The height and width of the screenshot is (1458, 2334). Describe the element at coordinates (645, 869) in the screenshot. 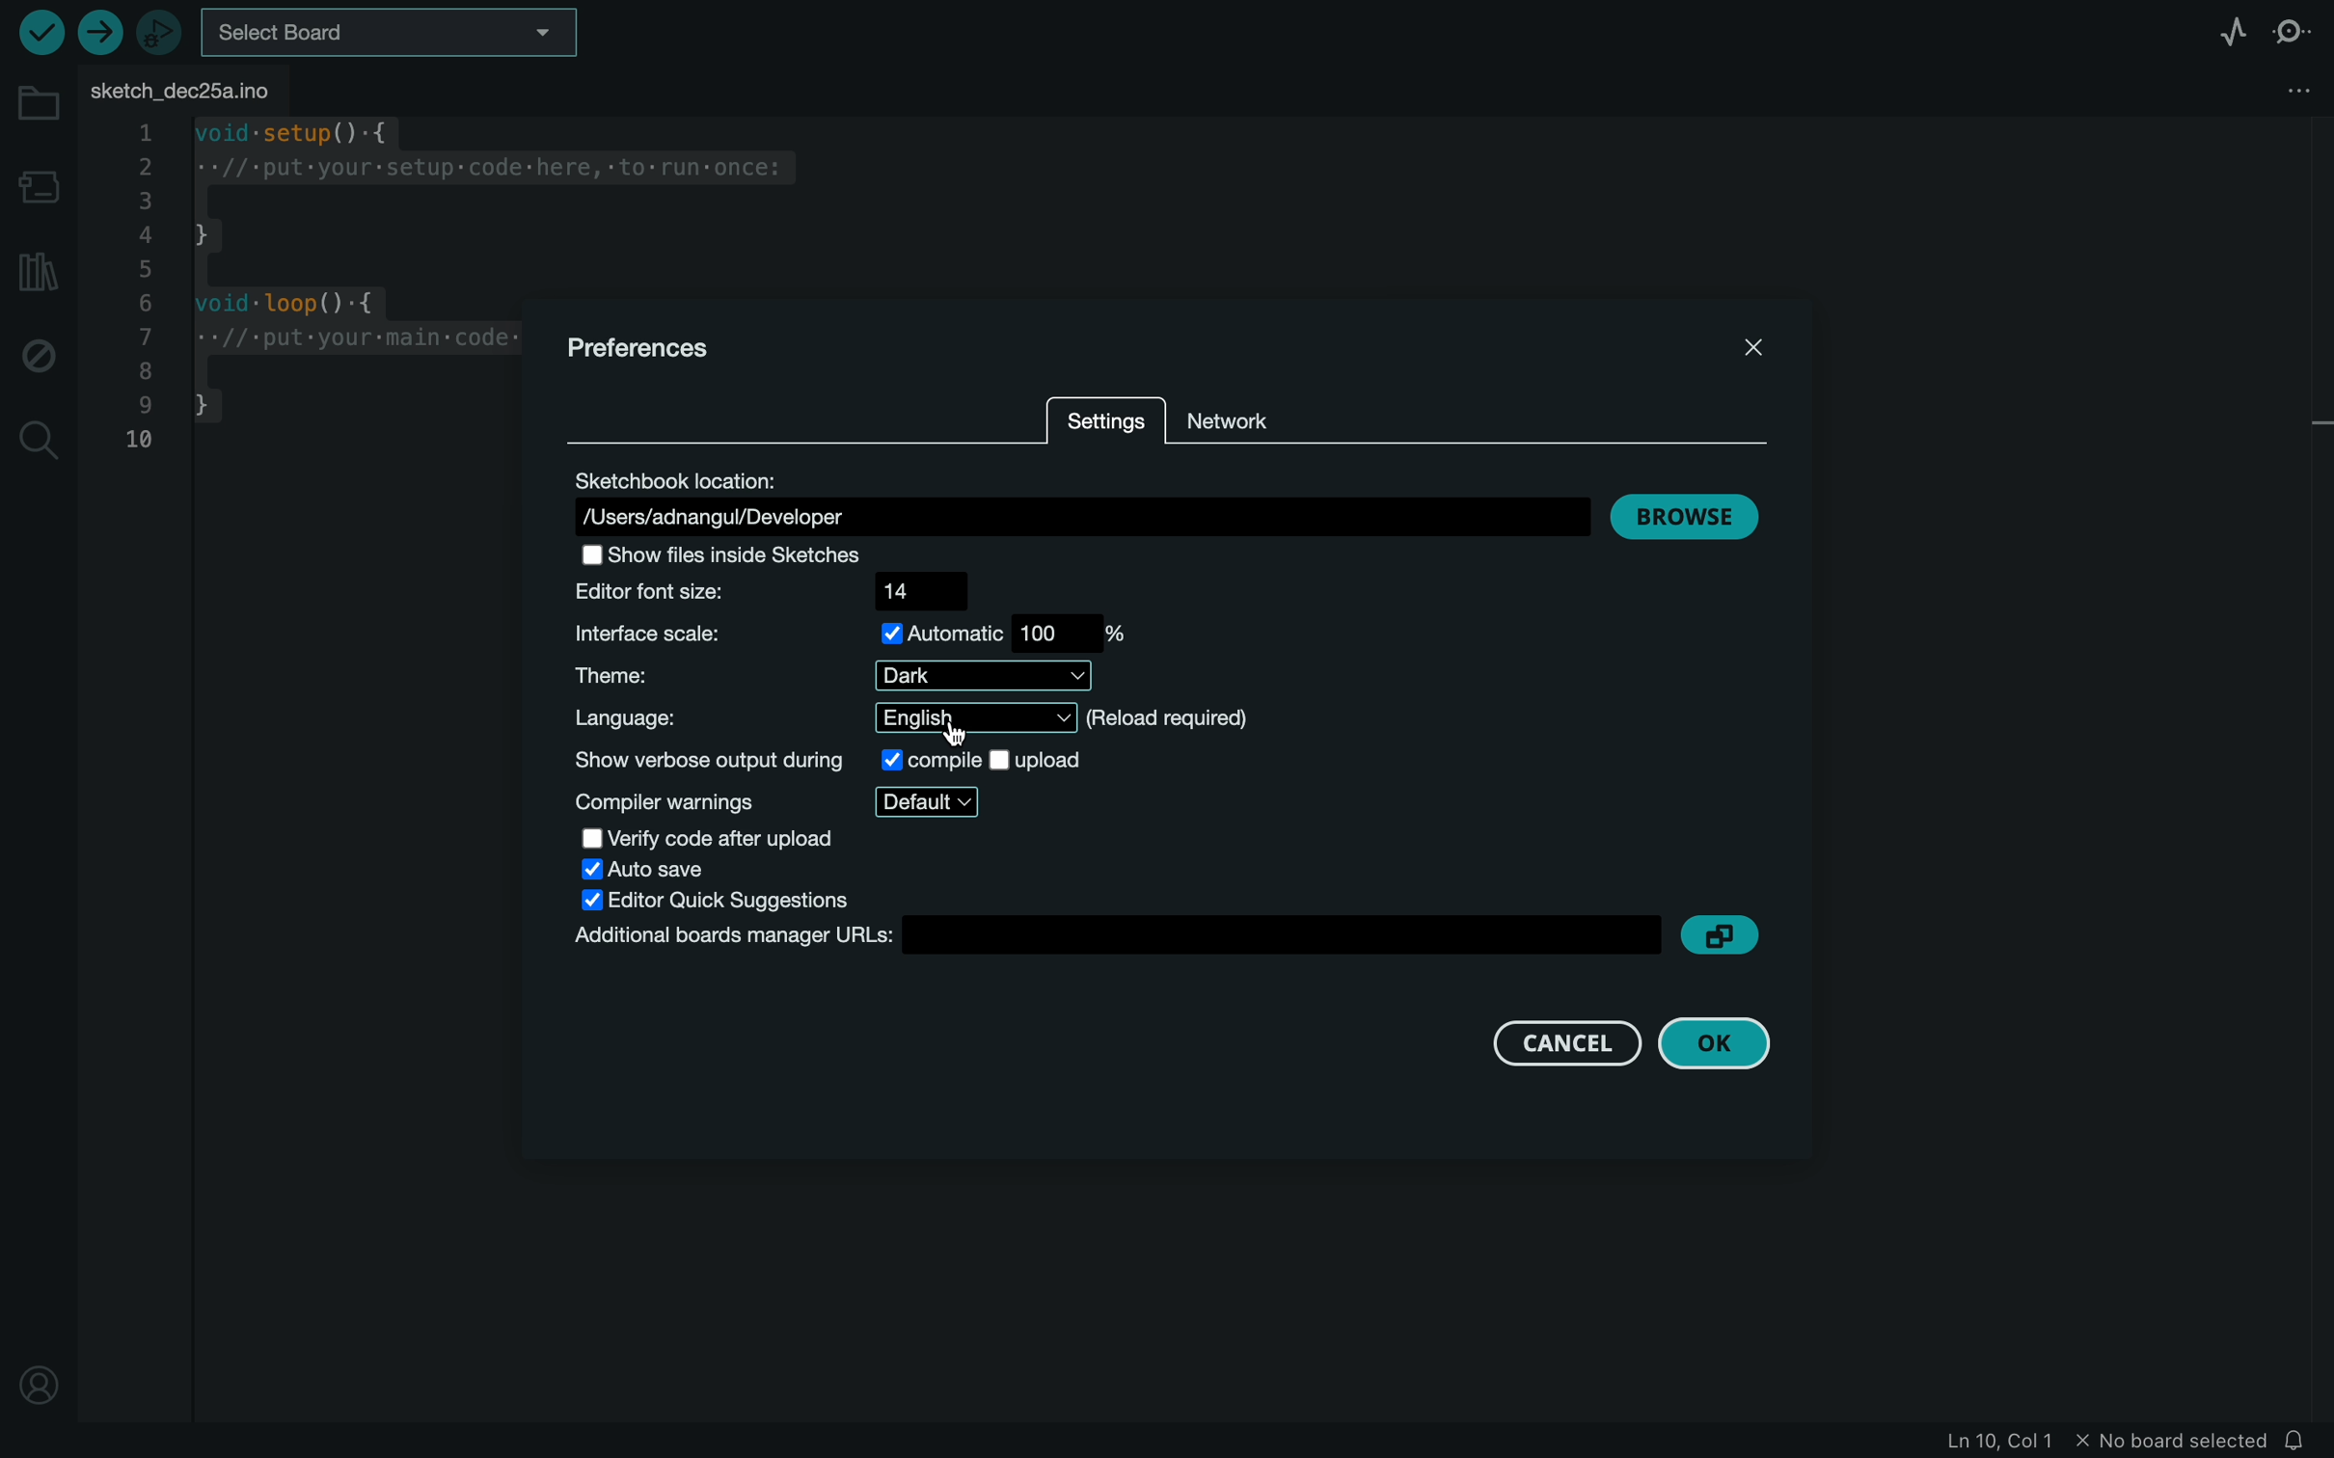

I see `auto  save` at that location.